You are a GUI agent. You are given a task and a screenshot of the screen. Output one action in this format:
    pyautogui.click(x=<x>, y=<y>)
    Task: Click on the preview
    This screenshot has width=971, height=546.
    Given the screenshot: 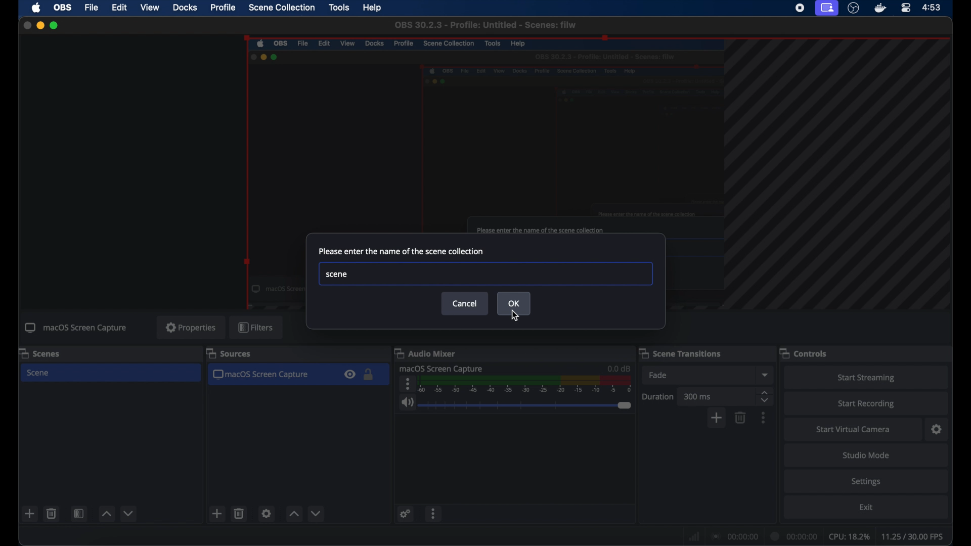 What is the action you would take?
    pyautogui.click(x=482, y=135)
    